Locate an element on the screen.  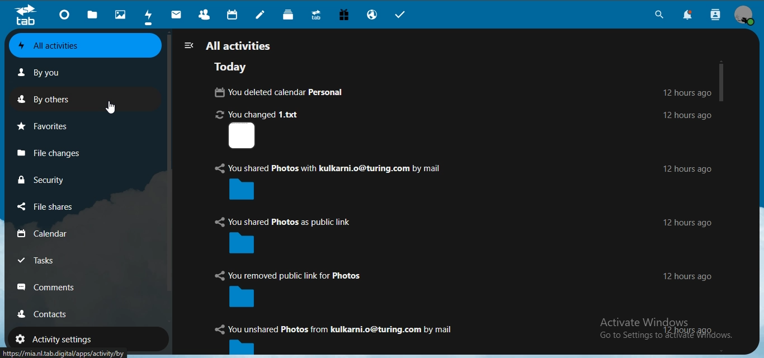
mail is located at coordinates (176, 14).